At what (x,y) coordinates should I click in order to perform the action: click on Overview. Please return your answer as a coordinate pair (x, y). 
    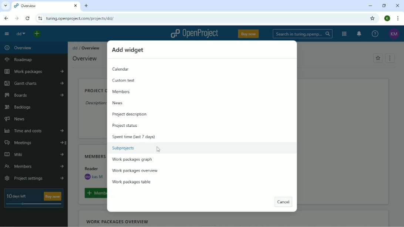
    Looking at the image, I should click on (18, 47).